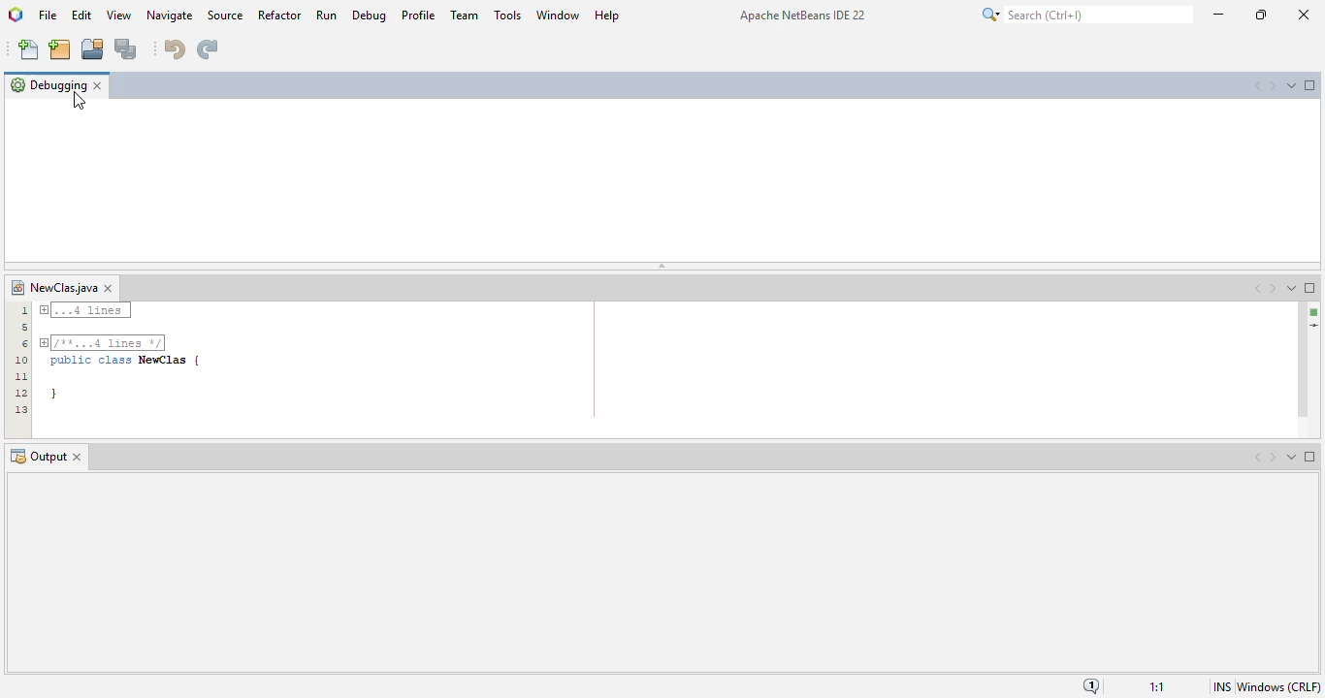 The width and height of the screenshot is (1325, 698). What do you see at coordinates (1314, 312) in the screenshot?
I see `no errors` at bounding box center [1314, 312].